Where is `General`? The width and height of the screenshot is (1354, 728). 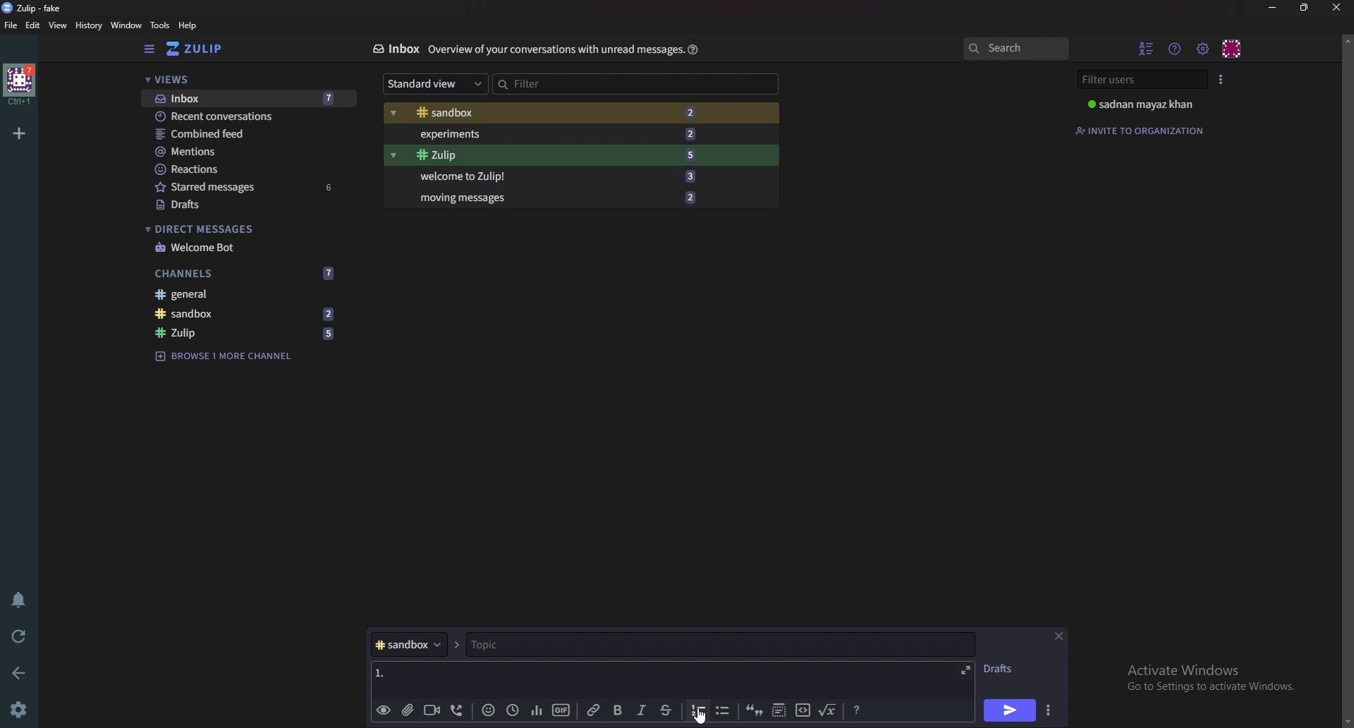 General is located at coordinates (247, 296).